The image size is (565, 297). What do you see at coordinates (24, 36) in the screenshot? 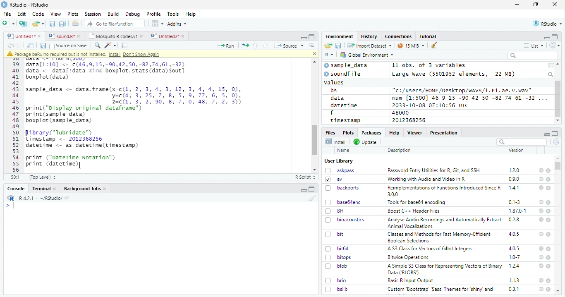
I see `Untitled1*` at bounding box center [24, 36].